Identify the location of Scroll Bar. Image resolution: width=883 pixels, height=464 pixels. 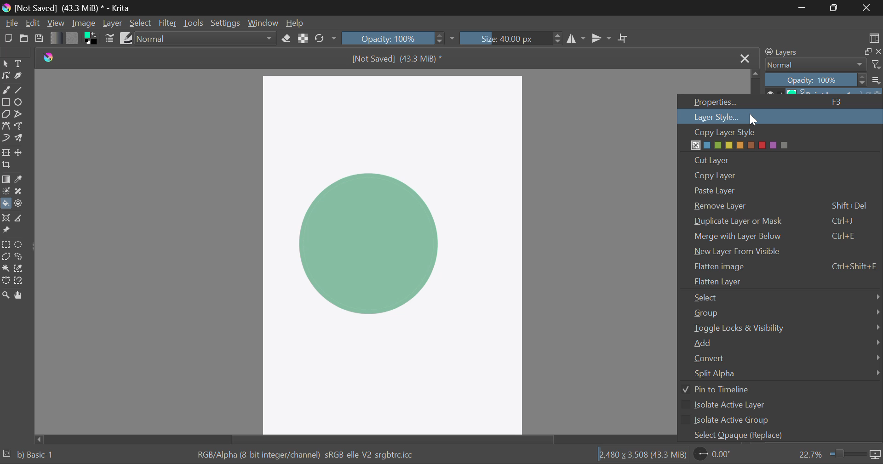
(364, 439).